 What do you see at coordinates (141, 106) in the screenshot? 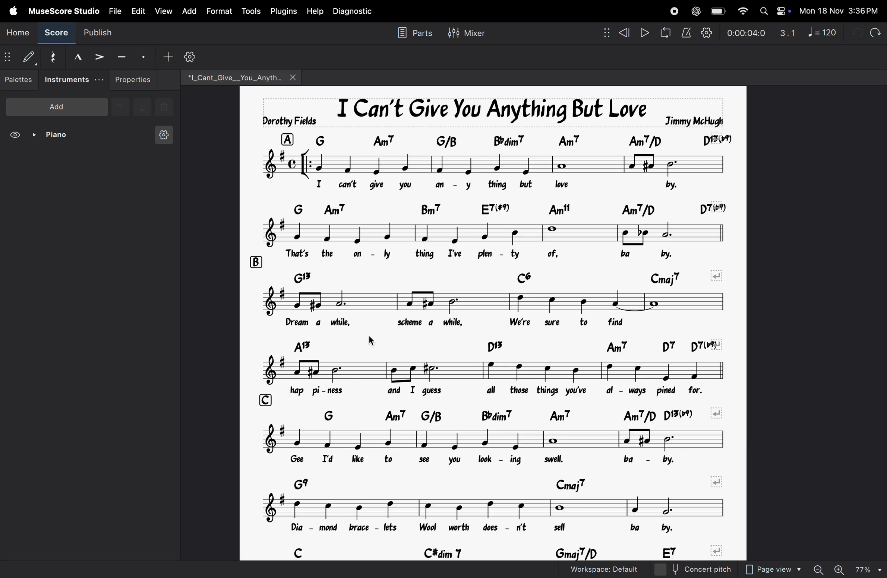
I see `downnote` at bounding box center [141, 106].